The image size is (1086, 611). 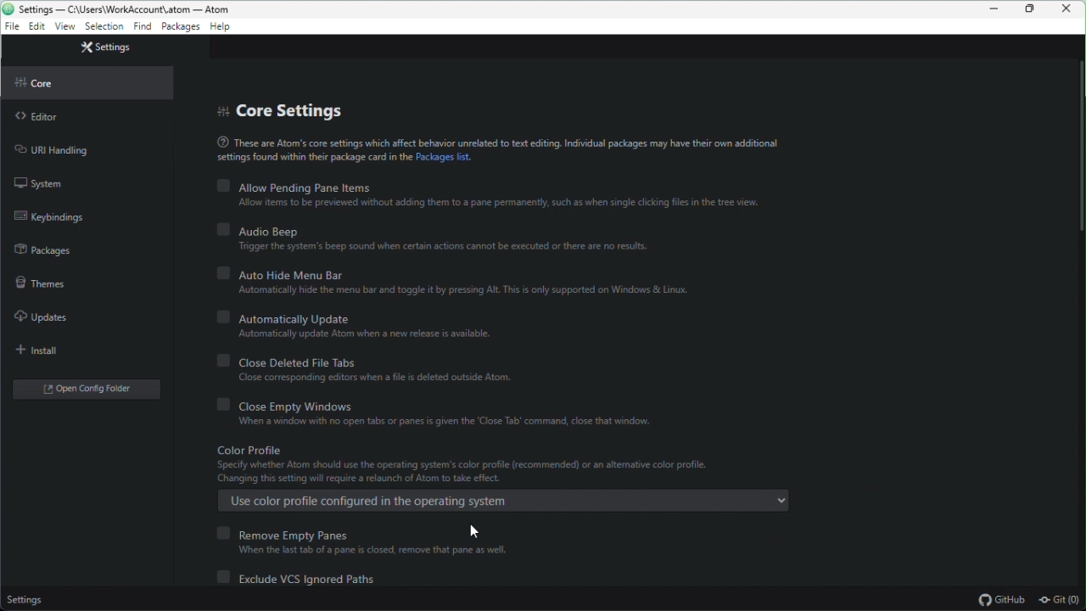 What do you see at coordinates (1033, 9) in the screenshot?
I see `Restore` at bounding box center [1033, 9].